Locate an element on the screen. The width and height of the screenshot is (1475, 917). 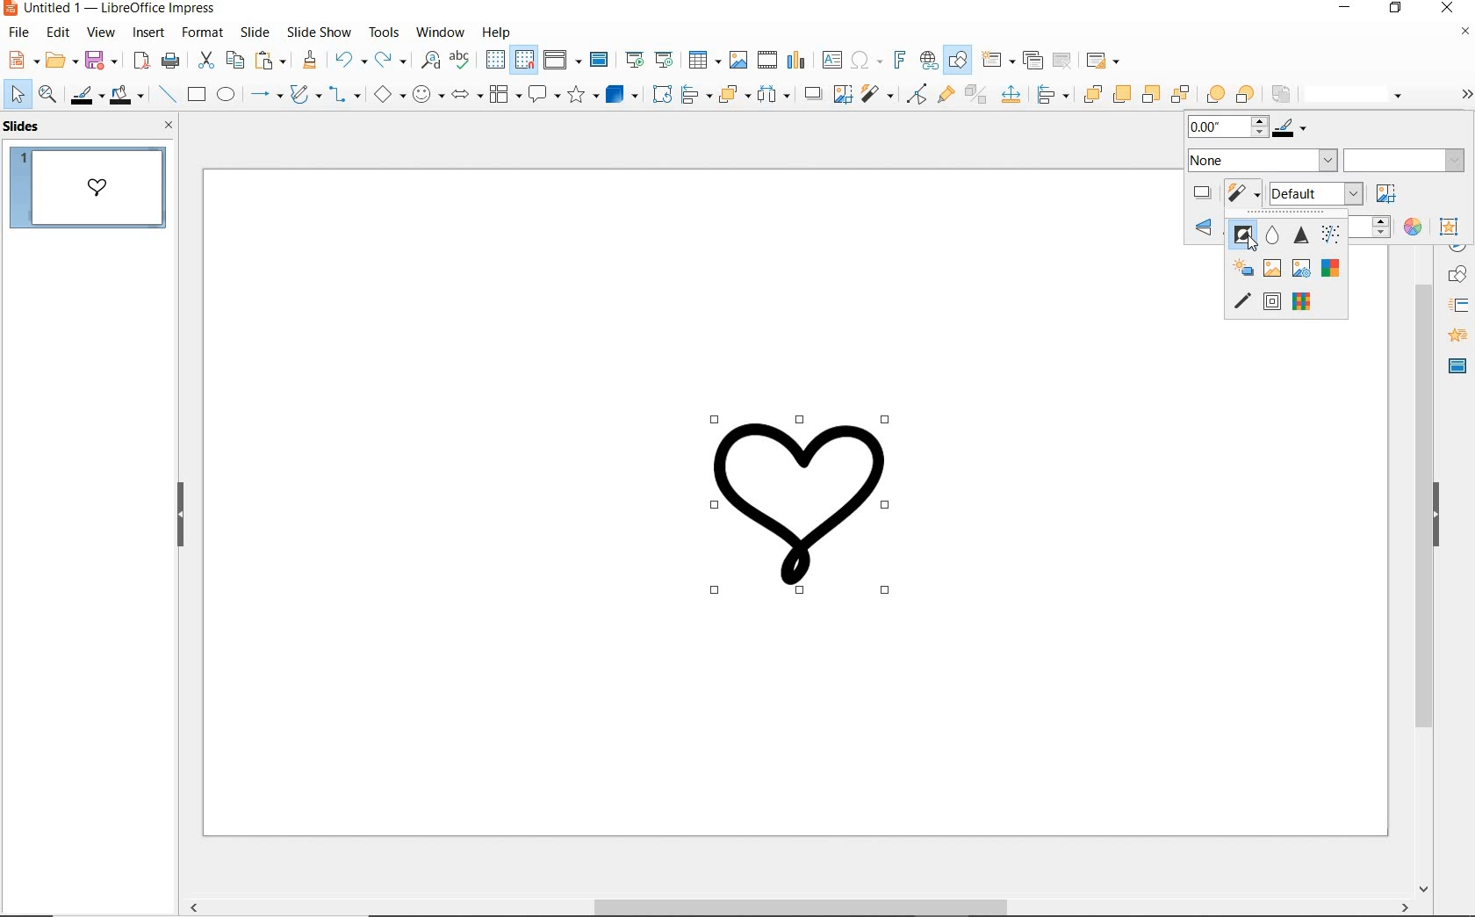
toggle extrusion is located at coordinates (975, 96).